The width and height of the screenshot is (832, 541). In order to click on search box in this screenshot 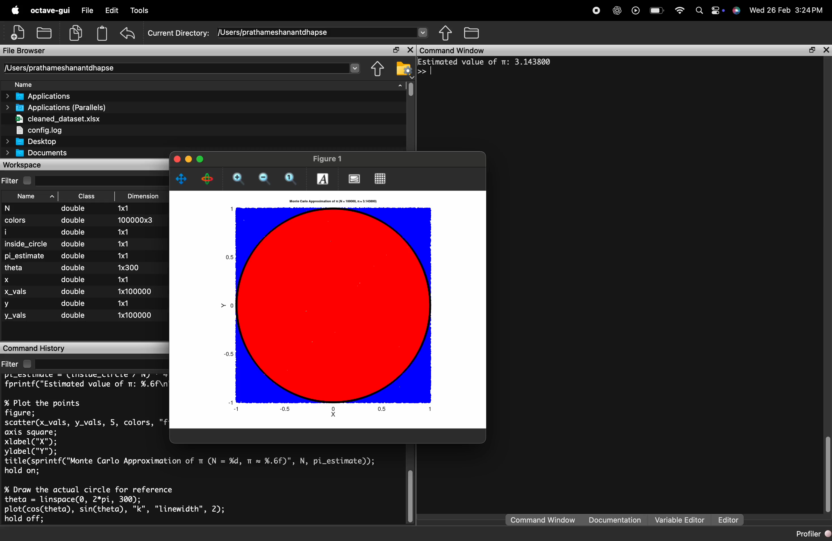, I will do `click(102, 180)`.